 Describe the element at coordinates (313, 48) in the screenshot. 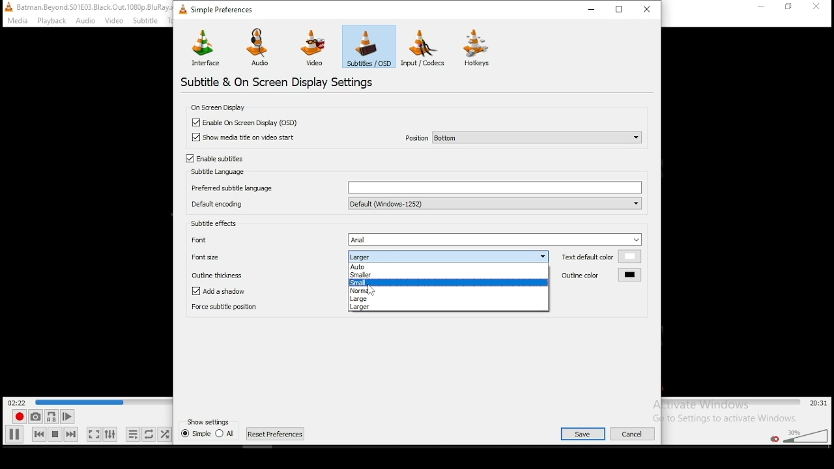

I see `video` at that location.